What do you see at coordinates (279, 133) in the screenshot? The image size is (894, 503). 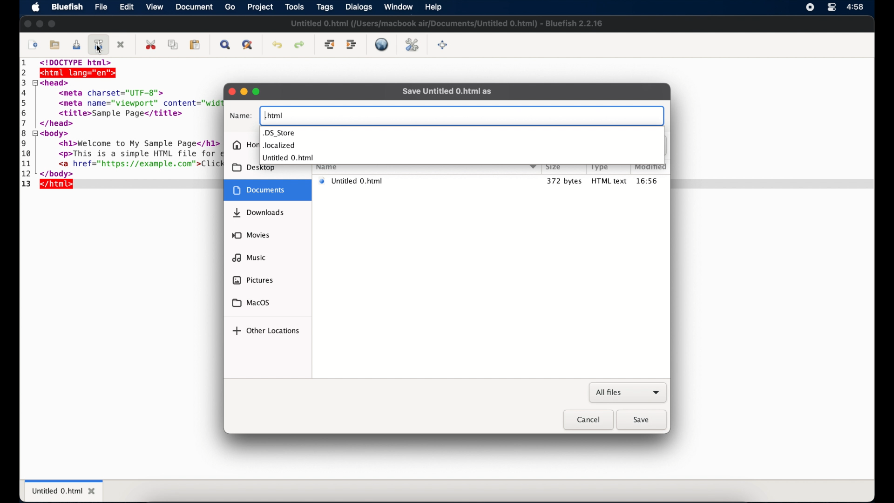 I see `.DS_Store` at bounding box center [279, 133].